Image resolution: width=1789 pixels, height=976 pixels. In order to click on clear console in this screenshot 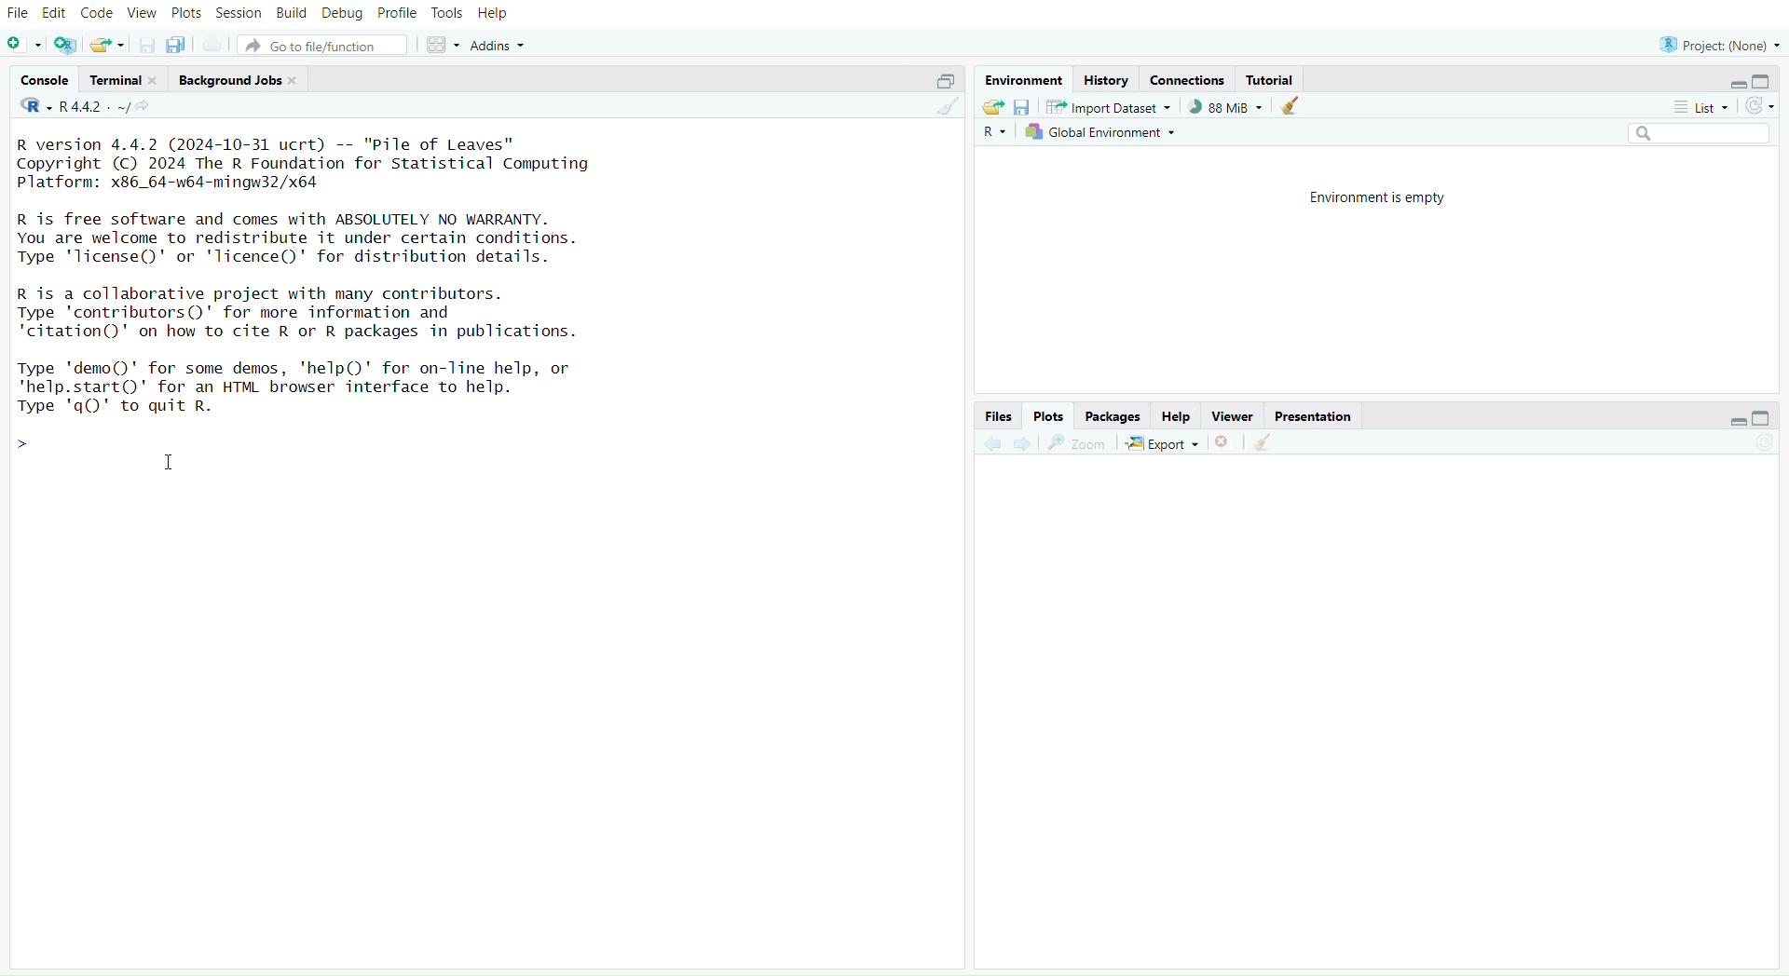, I will do `click(947, 110)`.